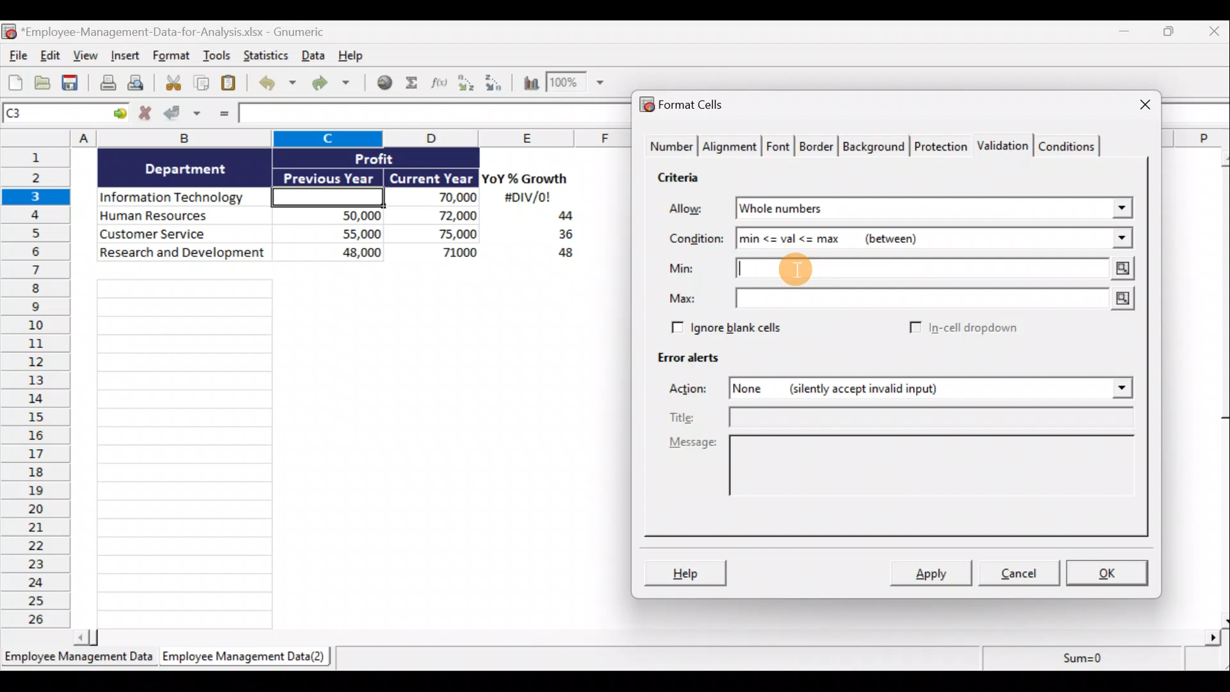 The image size is (1230, 692). Describe the element at coordinates (932, 299) in the screenshot. I see `Max value` at that location.